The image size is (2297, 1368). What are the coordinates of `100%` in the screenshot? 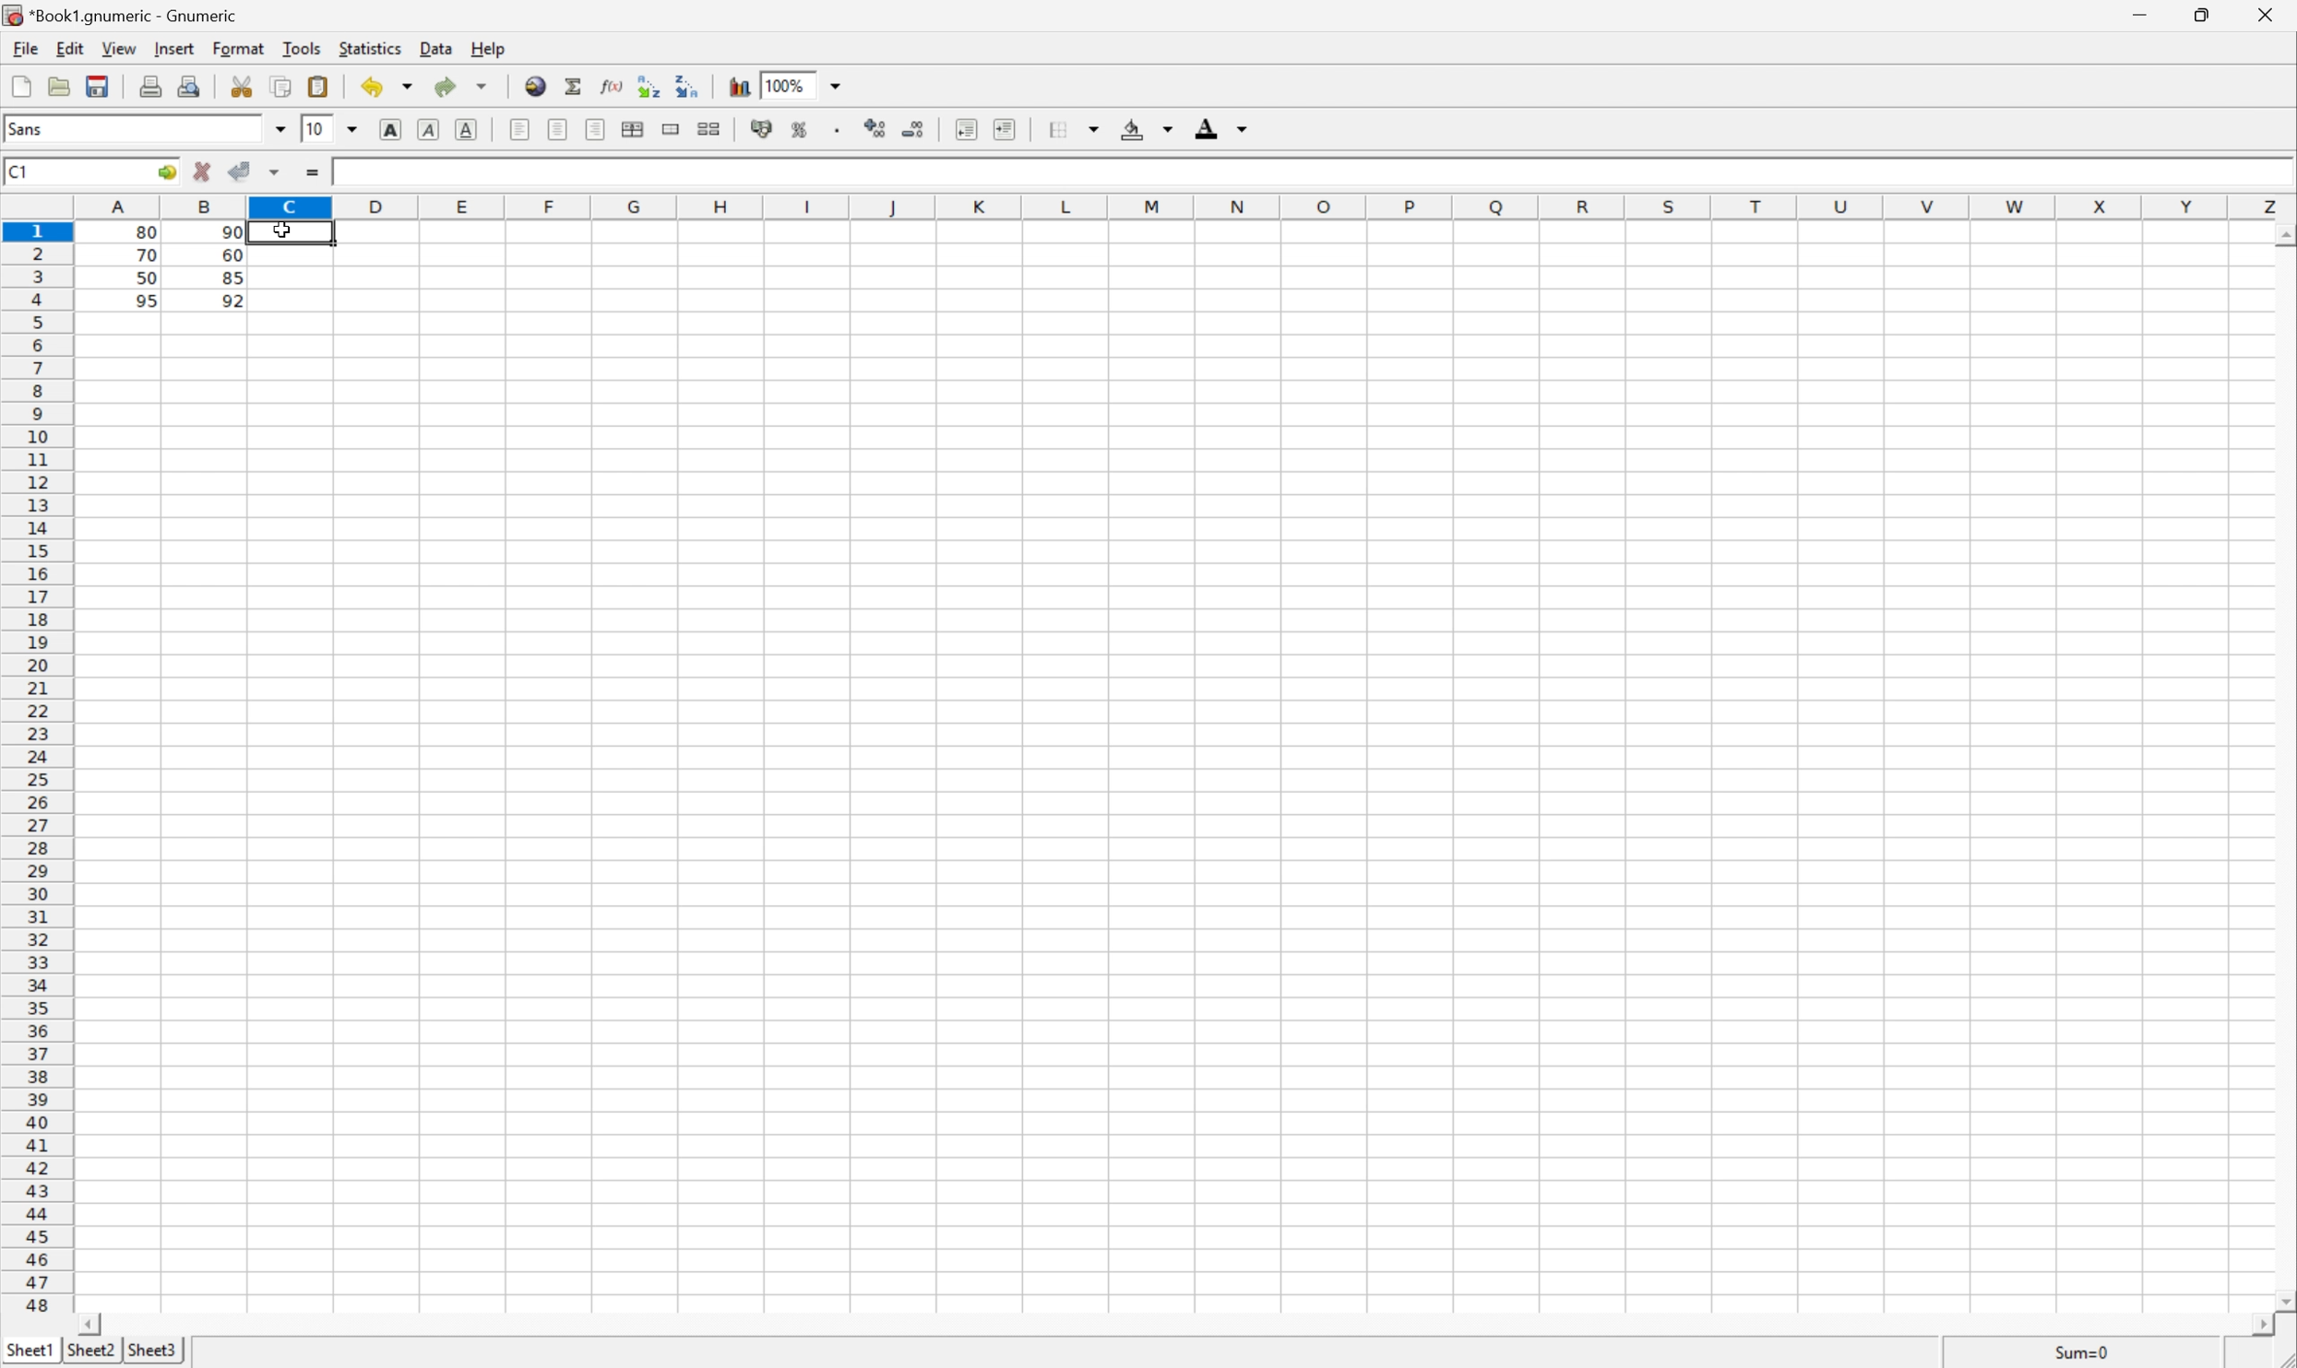 It's located at (798, 84).